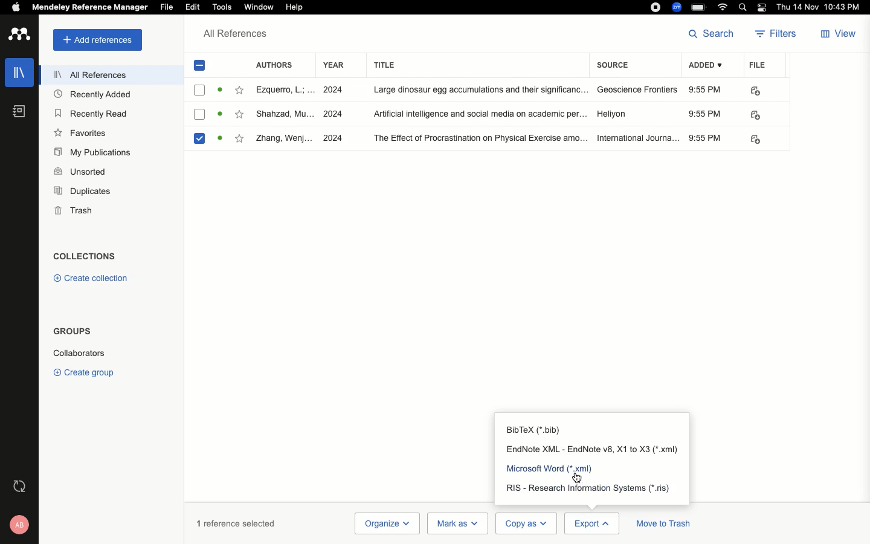 The image size is (870, 544). What do you see at coordinates (238, 89) in the screenshot?
I see `Favorites` at bounding box center [238, 89].